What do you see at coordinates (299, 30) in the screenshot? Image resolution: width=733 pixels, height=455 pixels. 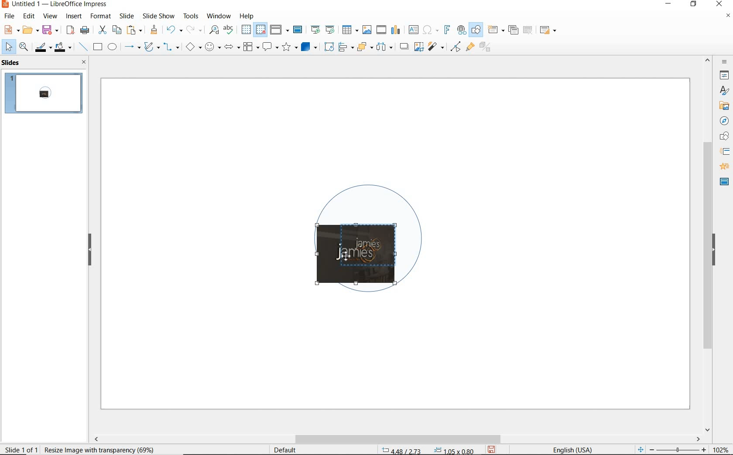 I see `master slide` at bounding box center [299, 30].